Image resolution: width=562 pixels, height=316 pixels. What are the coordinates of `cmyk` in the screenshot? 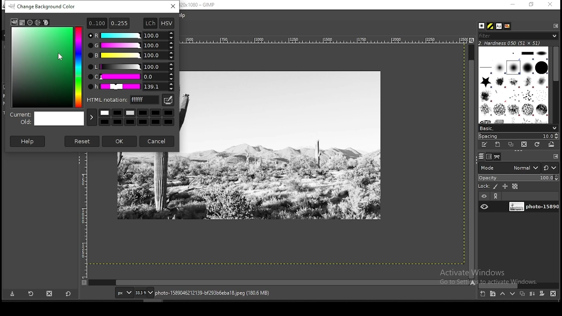 It's located at (23, 23).